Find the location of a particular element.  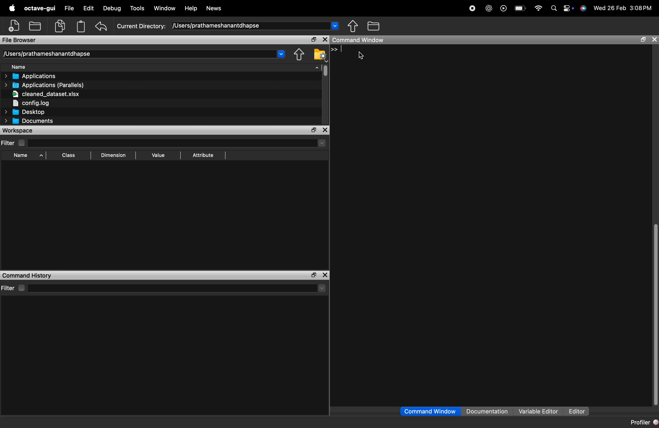

Command Window is located at coordinates (474, 40).